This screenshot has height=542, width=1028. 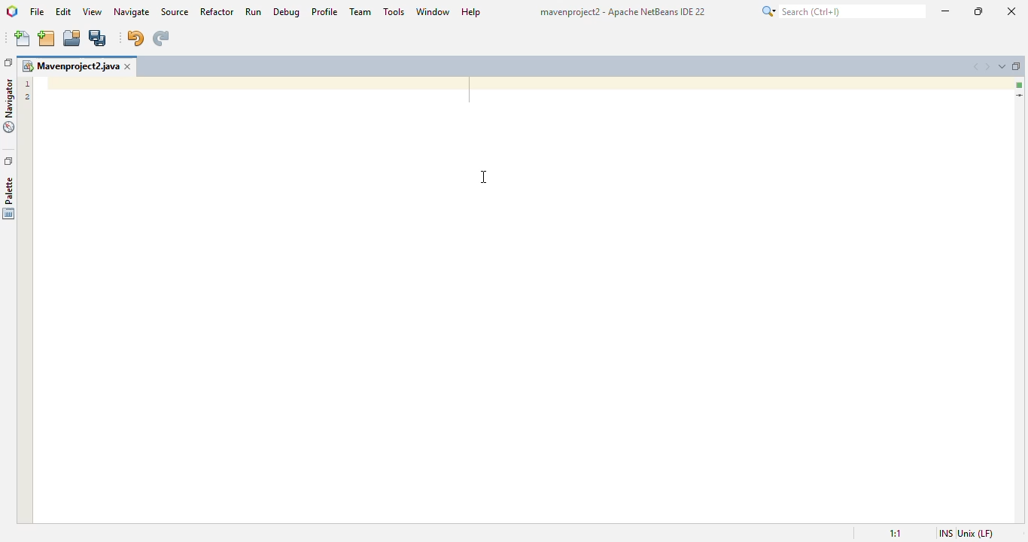 I want to click on navigator window, so click(x=9, y=106).